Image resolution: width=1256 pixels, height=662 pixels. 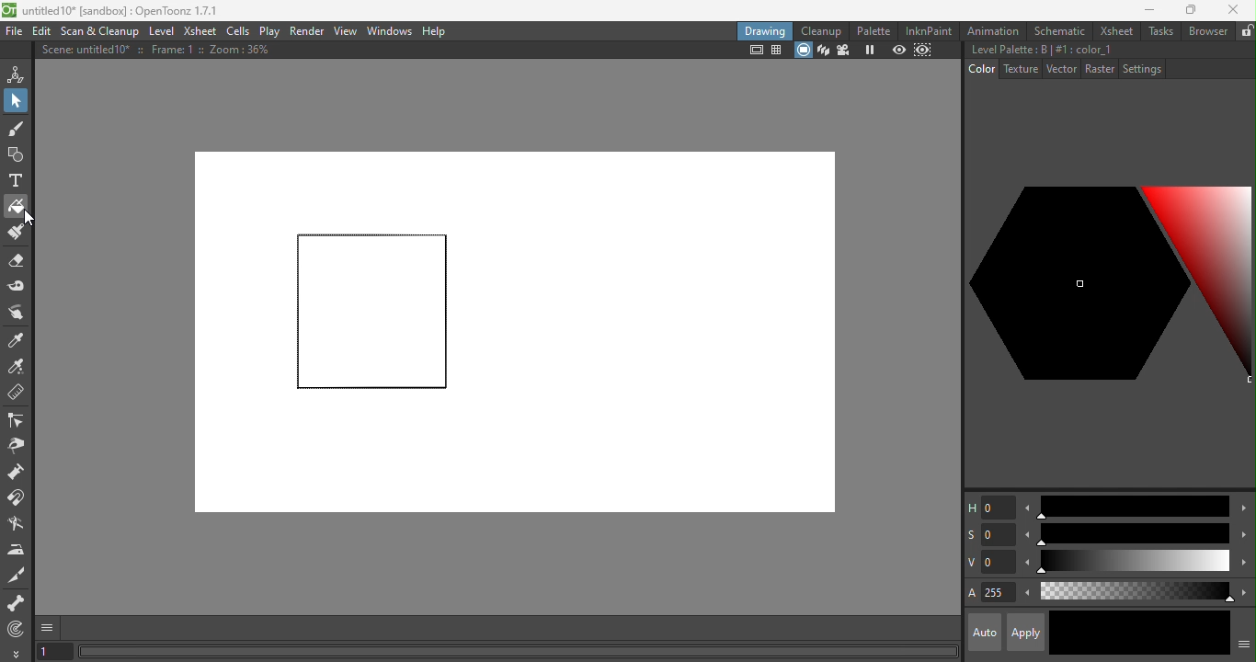 What do you see at coordinates (925, 50) in the screenshot?
I see `Sub-camera view` at bounding box center [925, 50].